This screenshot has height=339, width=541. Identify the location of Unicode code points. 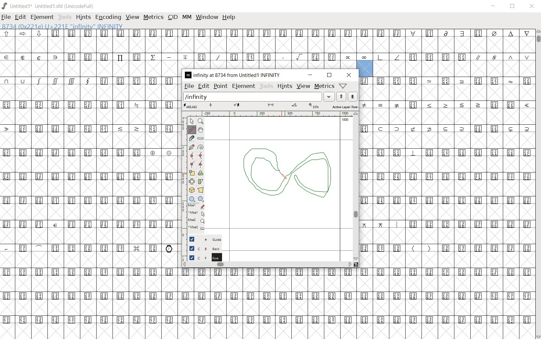
(447, 200).